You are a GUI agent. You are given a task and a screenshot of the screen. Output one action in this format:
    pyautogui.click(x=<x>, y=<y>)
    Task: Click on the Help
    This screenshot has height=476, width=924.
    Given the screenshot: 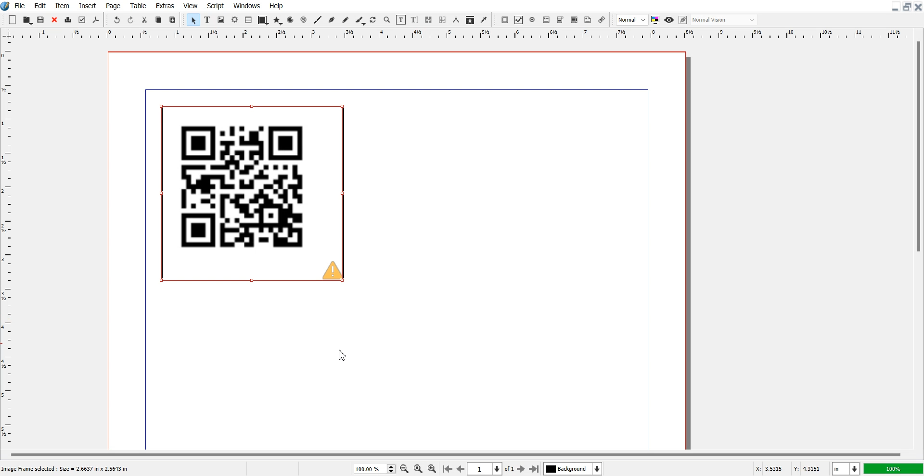 What is the action you would take?
    pyautogui.click(x=277, y=6)
    